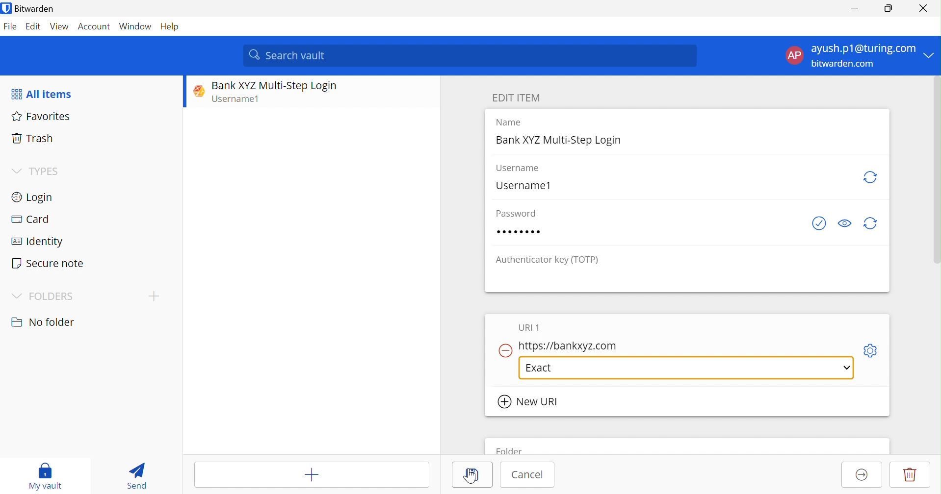 This screenshot has height=494, width=941. Describe the element at coordinates (43, 117) in the screenshot. I see `Favorites` at that location.